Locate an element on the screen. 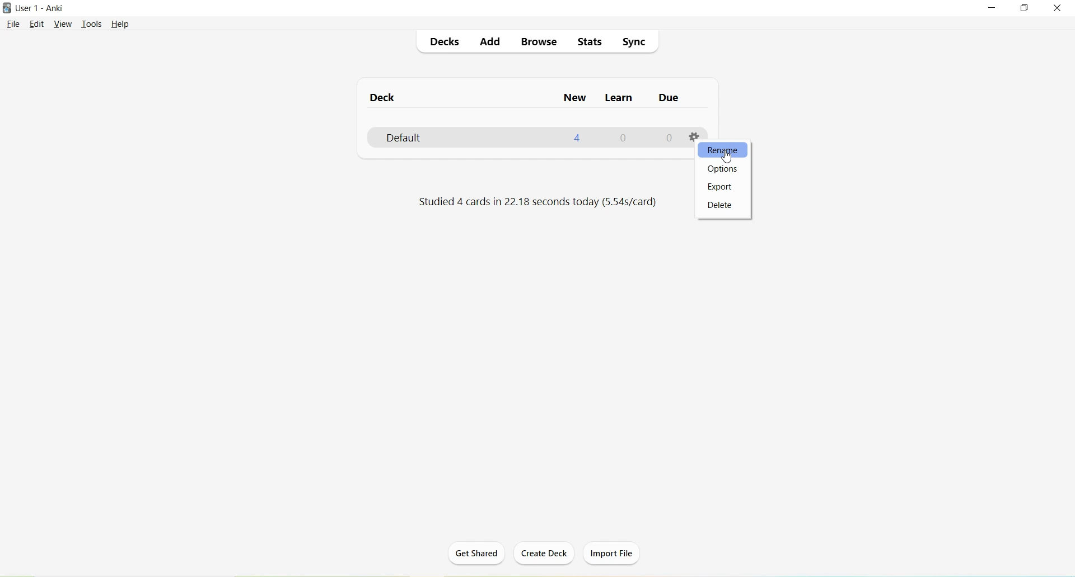  0 is located at coordinates (624, 138).